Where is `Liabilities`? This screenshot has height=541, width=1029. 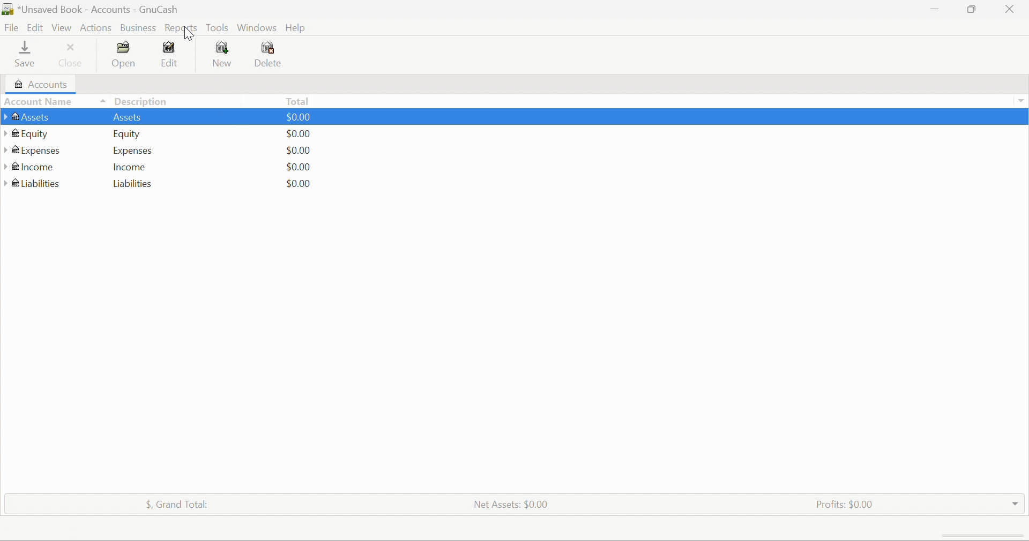
Liabilities is located at coordinates (34, 184).